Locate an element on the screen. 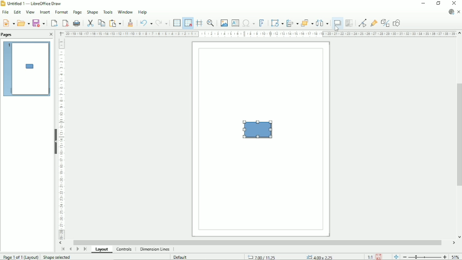 This screenshot has width=462, height=260. Snap to grid is located at coordinates (188, 23).